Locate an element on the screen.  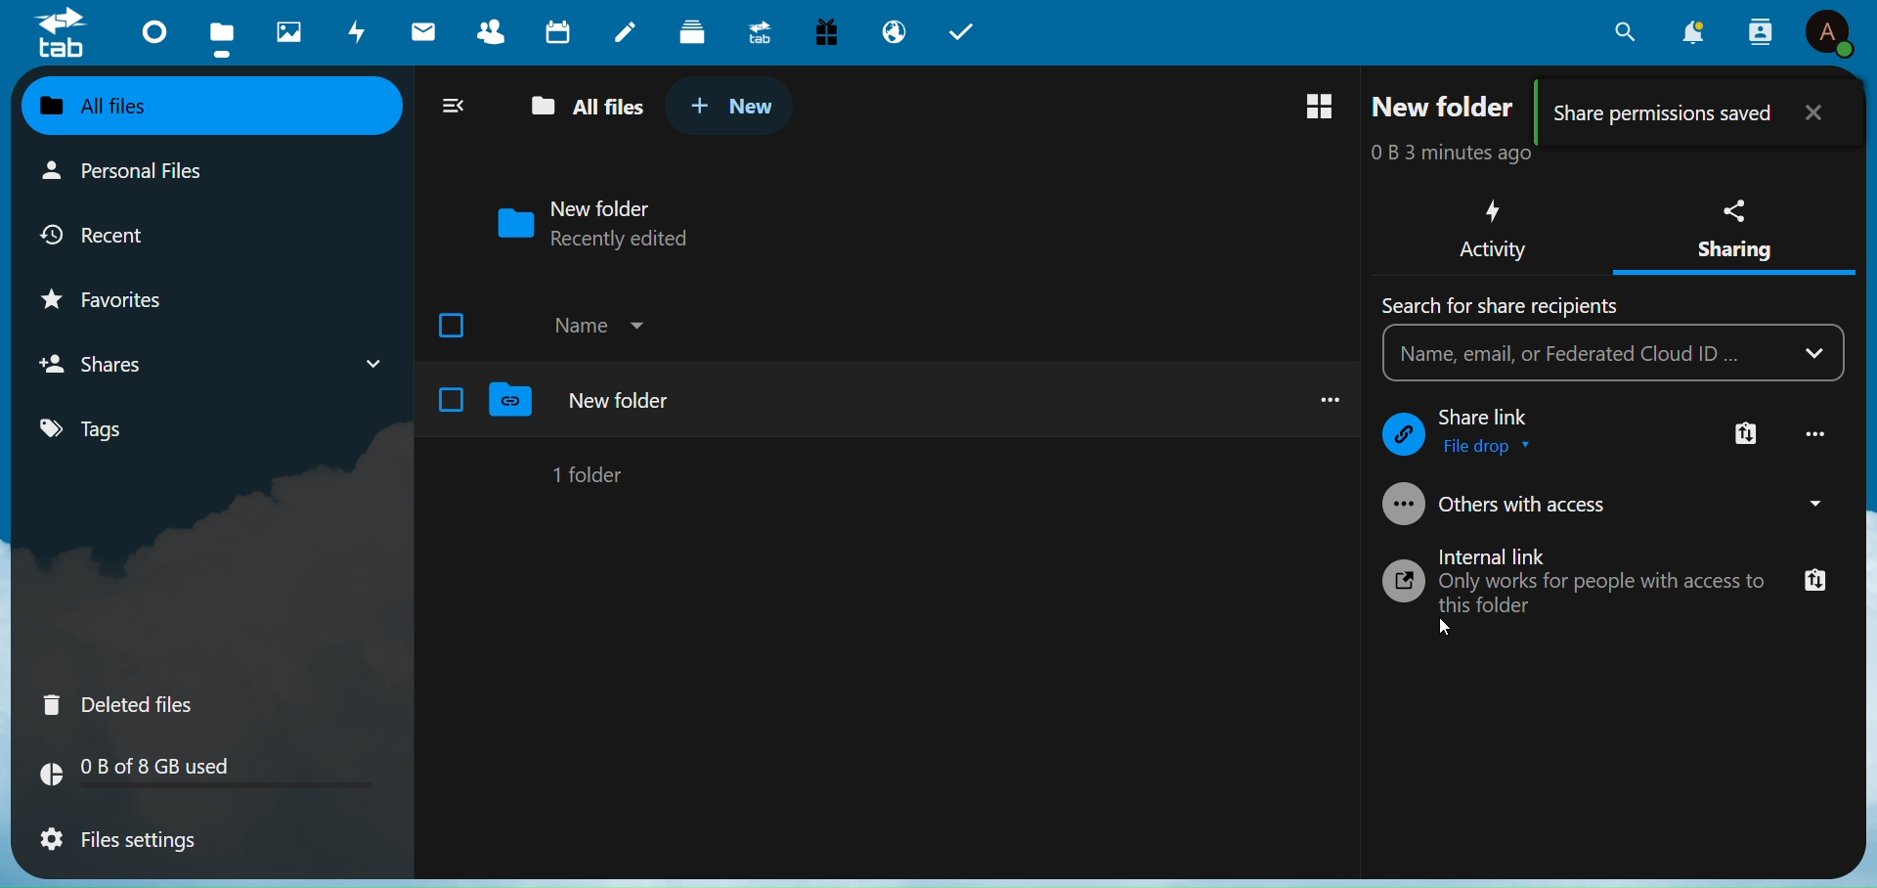
Search is located at coordinates (1621, 33).